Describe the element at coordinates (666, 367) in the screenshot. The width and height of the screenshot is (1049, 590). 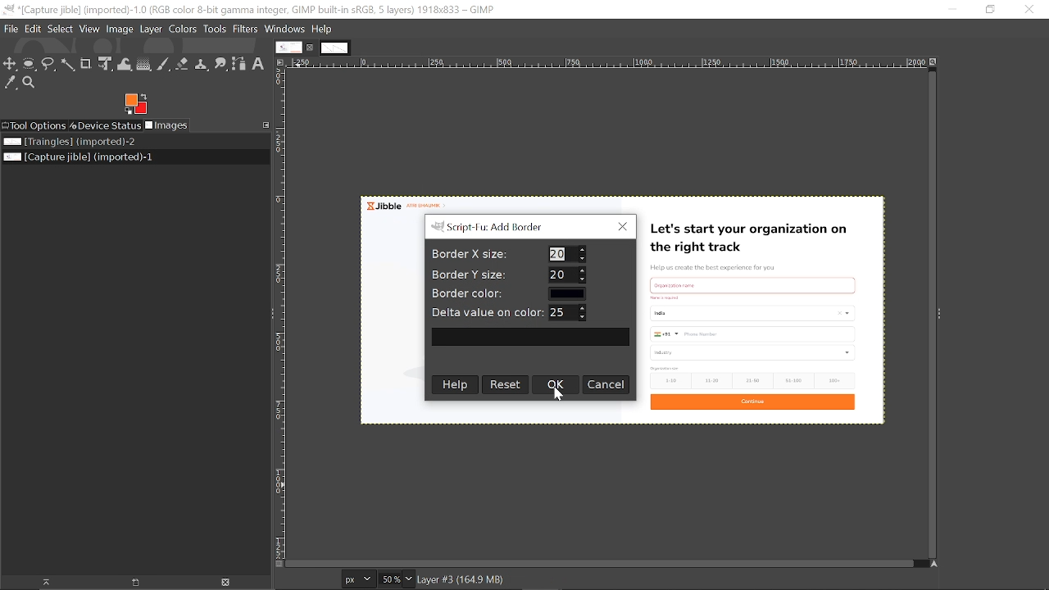
I see `text` at that location.